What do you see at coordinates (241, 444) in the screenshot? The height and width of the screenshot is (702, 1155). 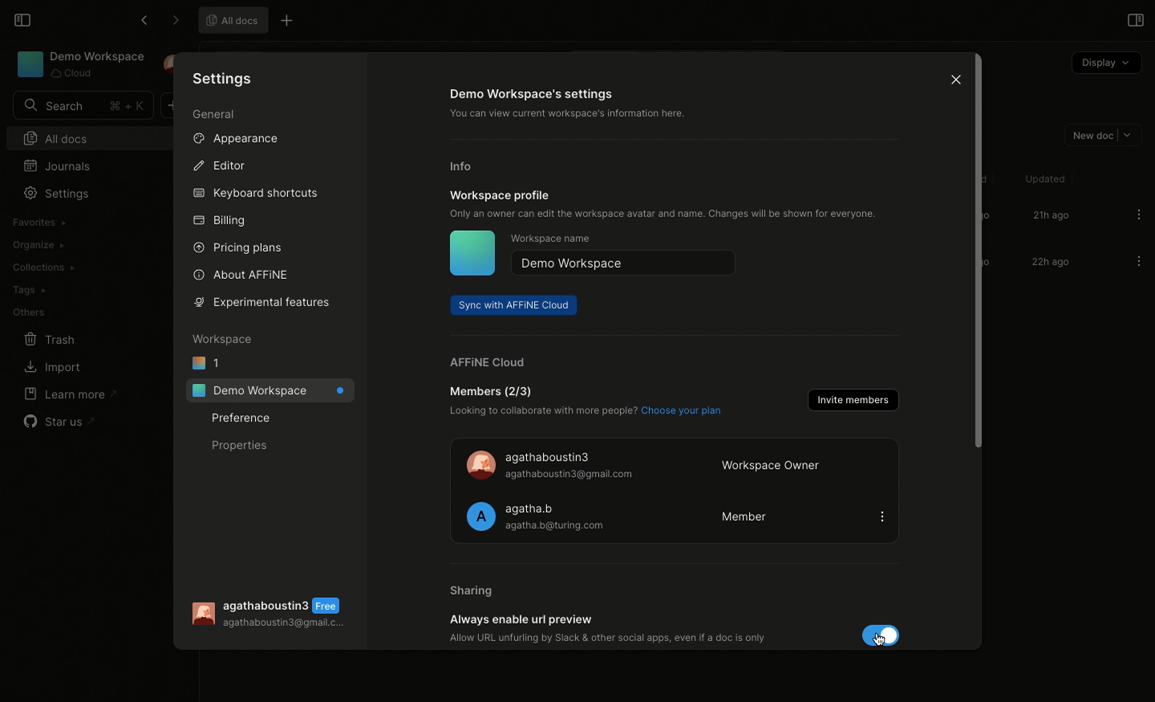 I see `Properties` at bounding box center [241, 444].